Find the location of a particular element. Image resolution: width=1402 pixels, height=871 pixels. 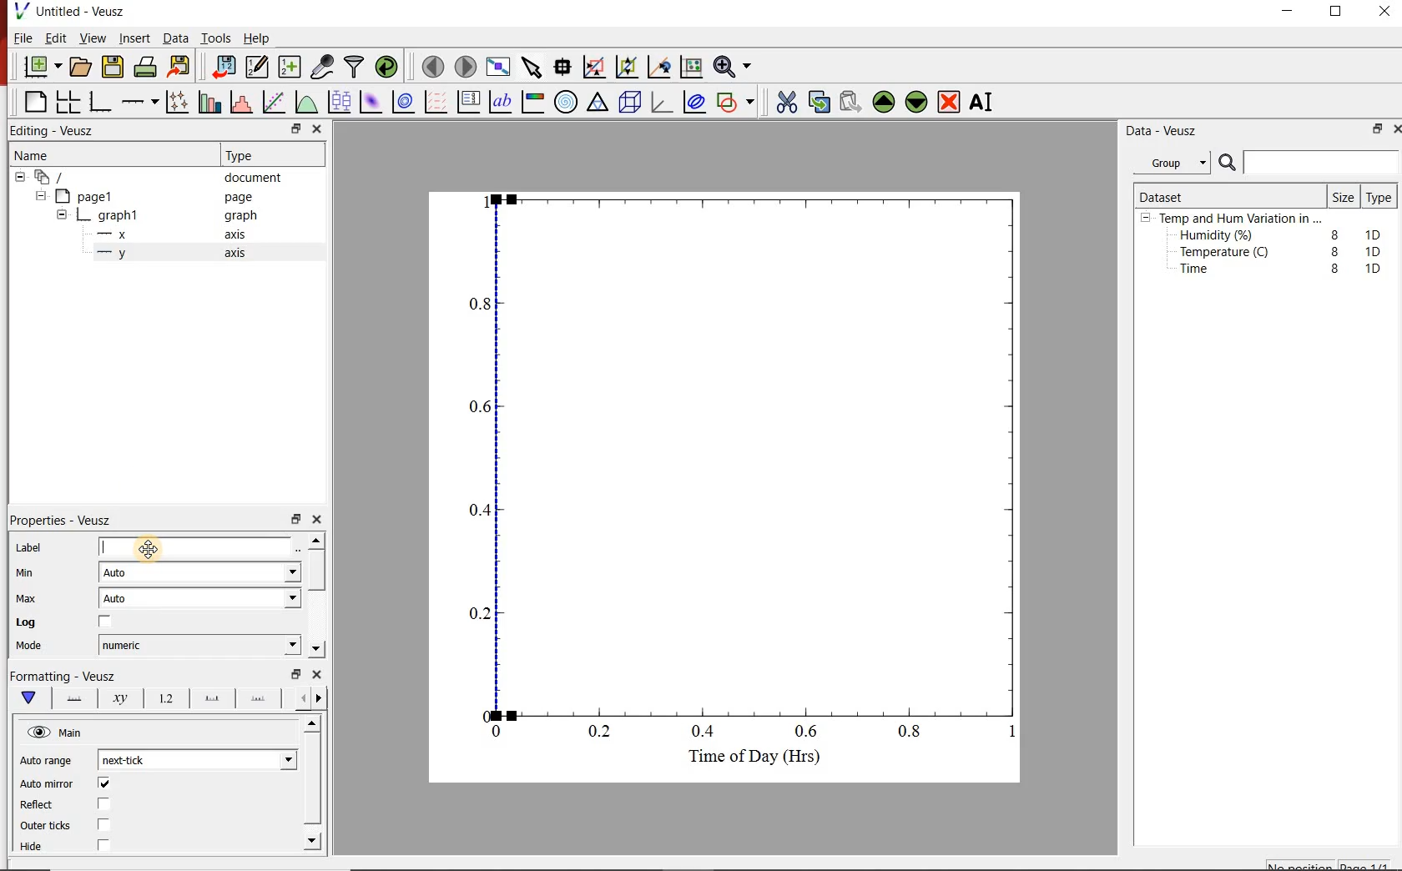

1D is located at coordinates (1378, 251).